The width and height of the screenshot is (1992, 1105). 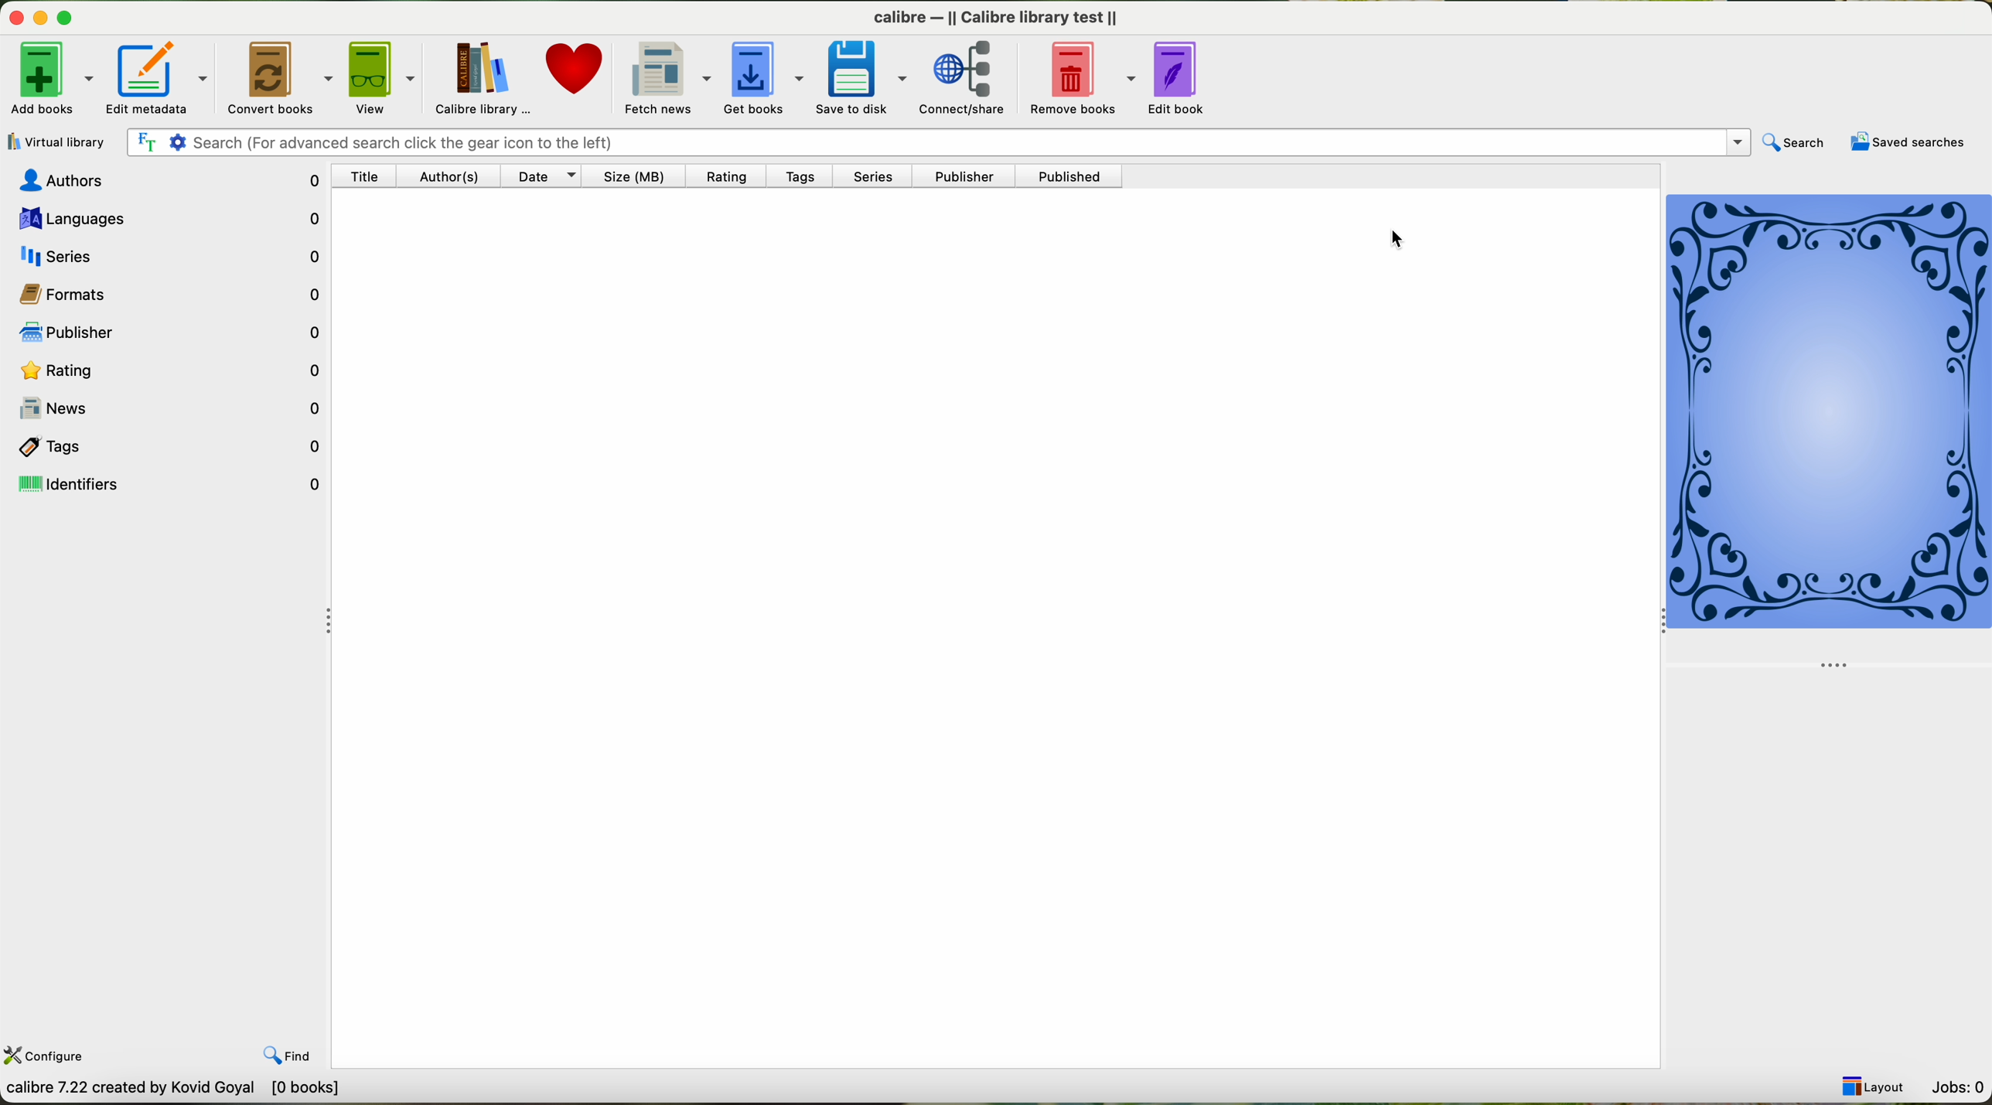 I want to click on languages, so click(x=163, y=216).